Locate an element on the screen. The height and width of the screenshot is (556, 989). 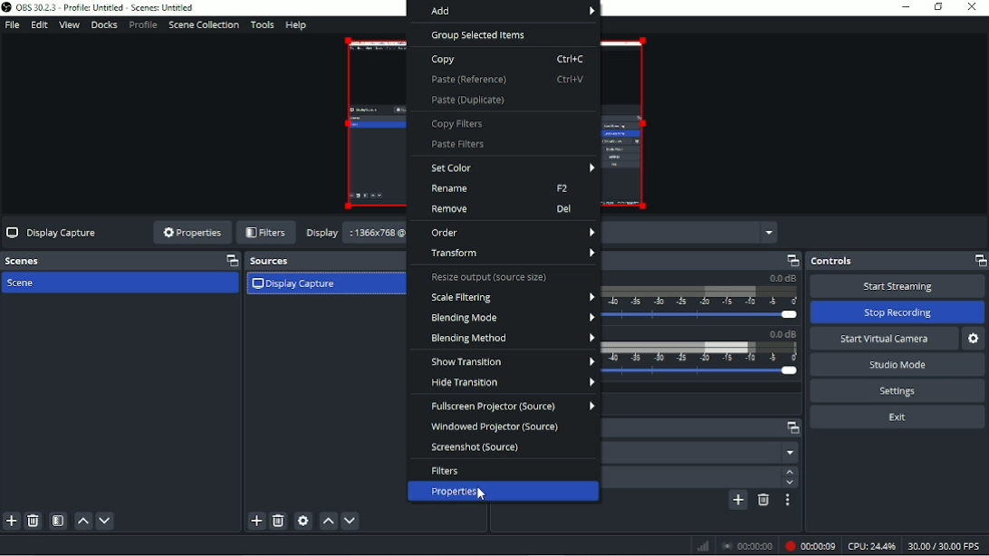
Controls is located at coordinates (897, 261).